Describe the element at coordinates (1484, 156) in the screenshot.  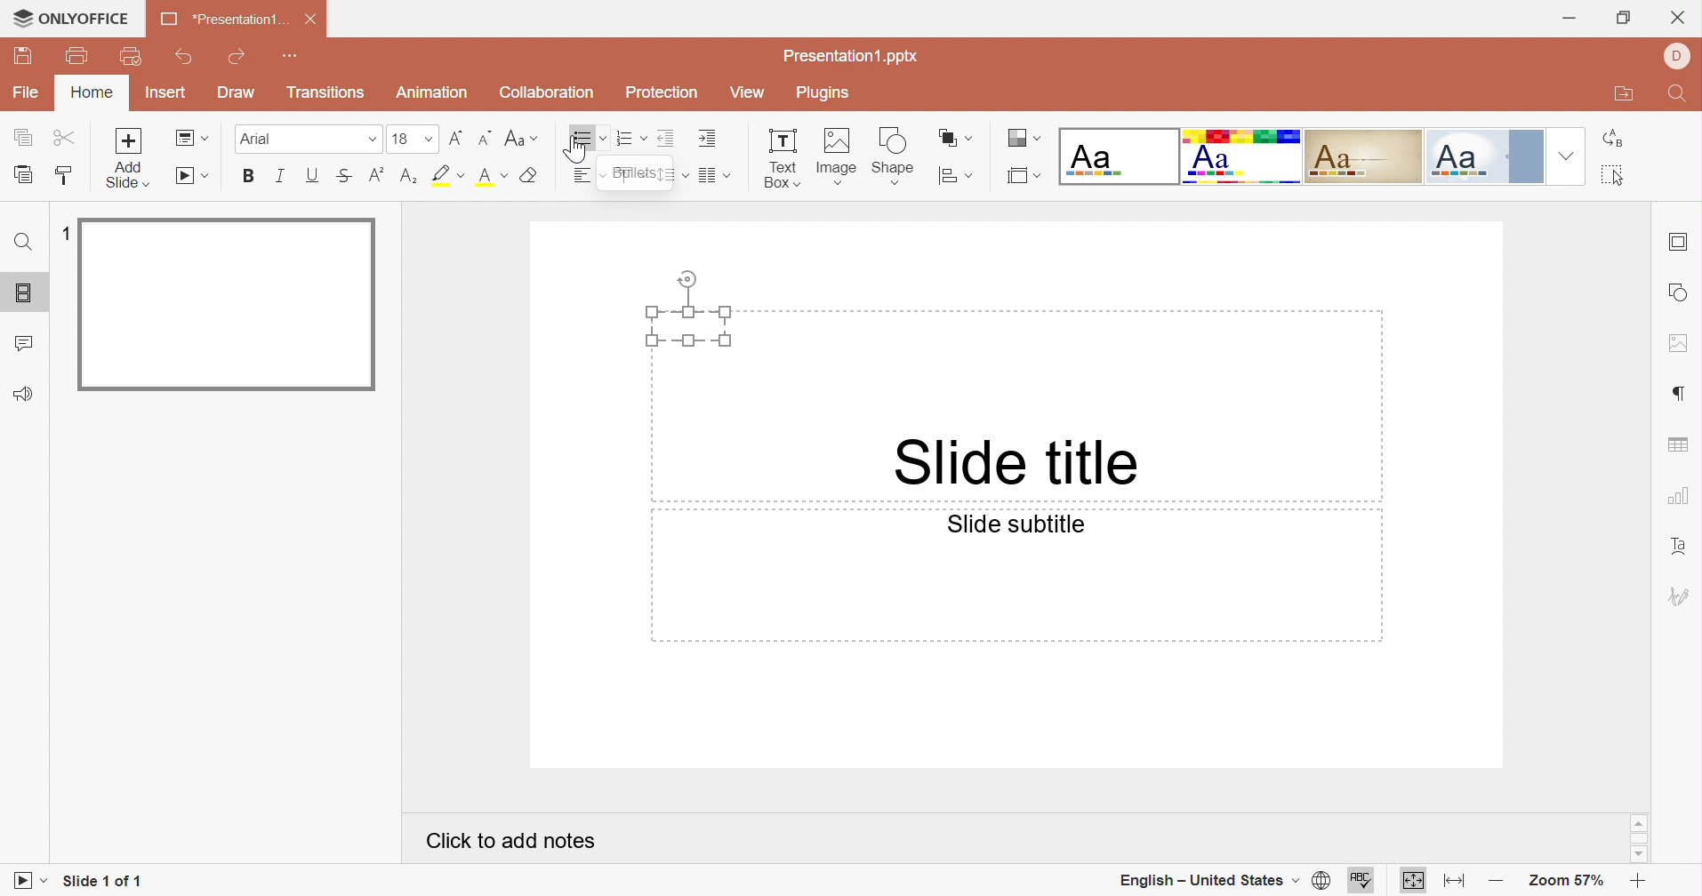
I see `Official` at that location.